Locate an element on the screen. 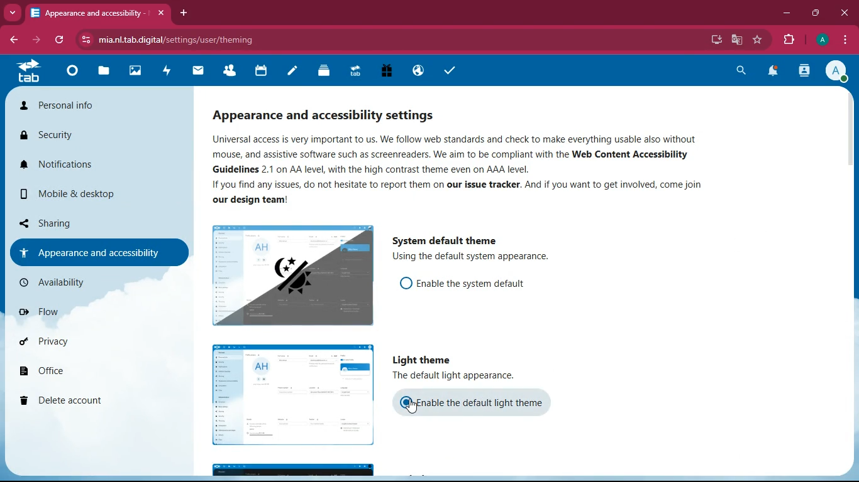 The width and height of the screenshot is (859, 482). enable is located at coordinates (482, 403).